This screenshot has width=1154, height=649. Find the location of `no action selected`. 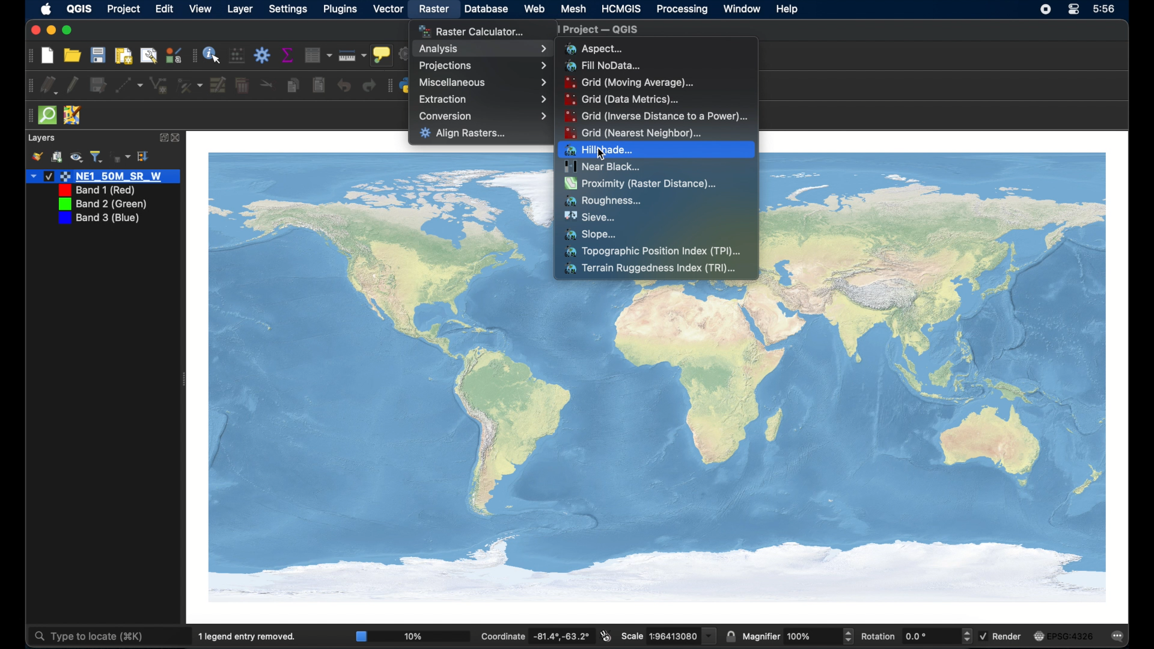

no action selected is located at coordinates (405, 53).